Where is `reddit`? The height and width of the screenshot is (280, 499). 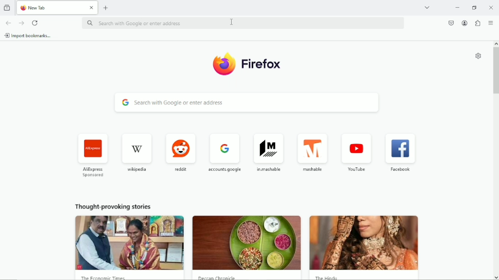 reddit is located at coordinates (180, 151).